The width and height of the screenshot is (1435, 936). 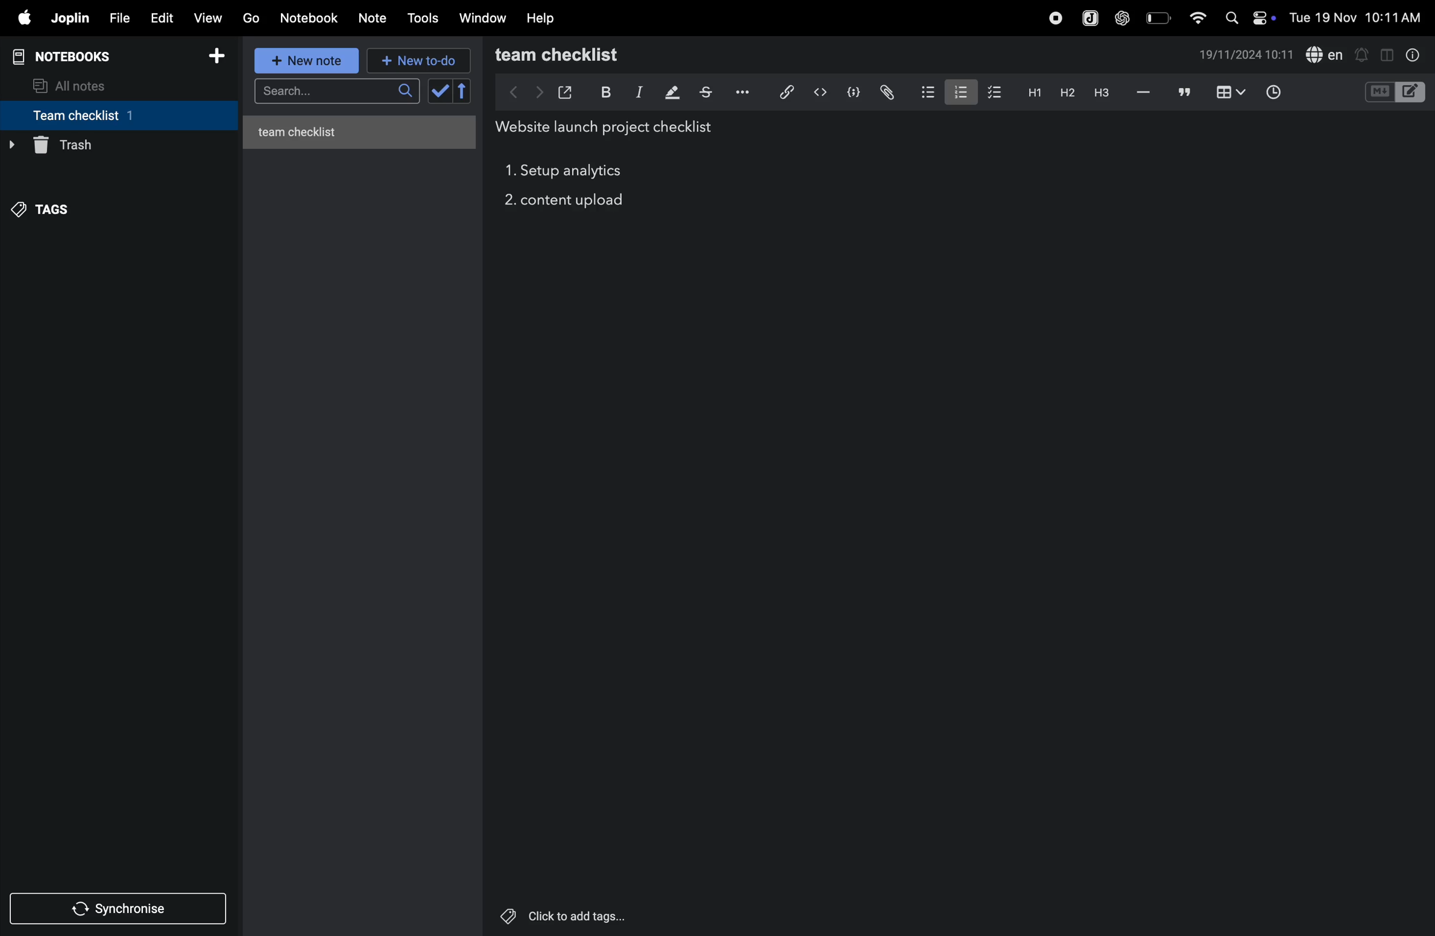 I want to click on help, so click(x=544, y=17).